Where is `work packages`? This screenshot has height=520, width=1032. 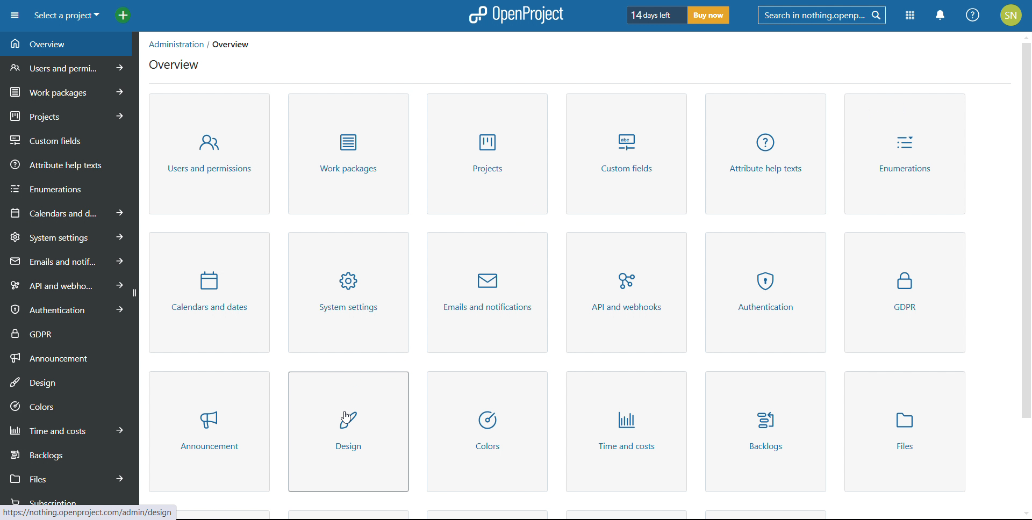 work packages is located at coordinates (348, 154).